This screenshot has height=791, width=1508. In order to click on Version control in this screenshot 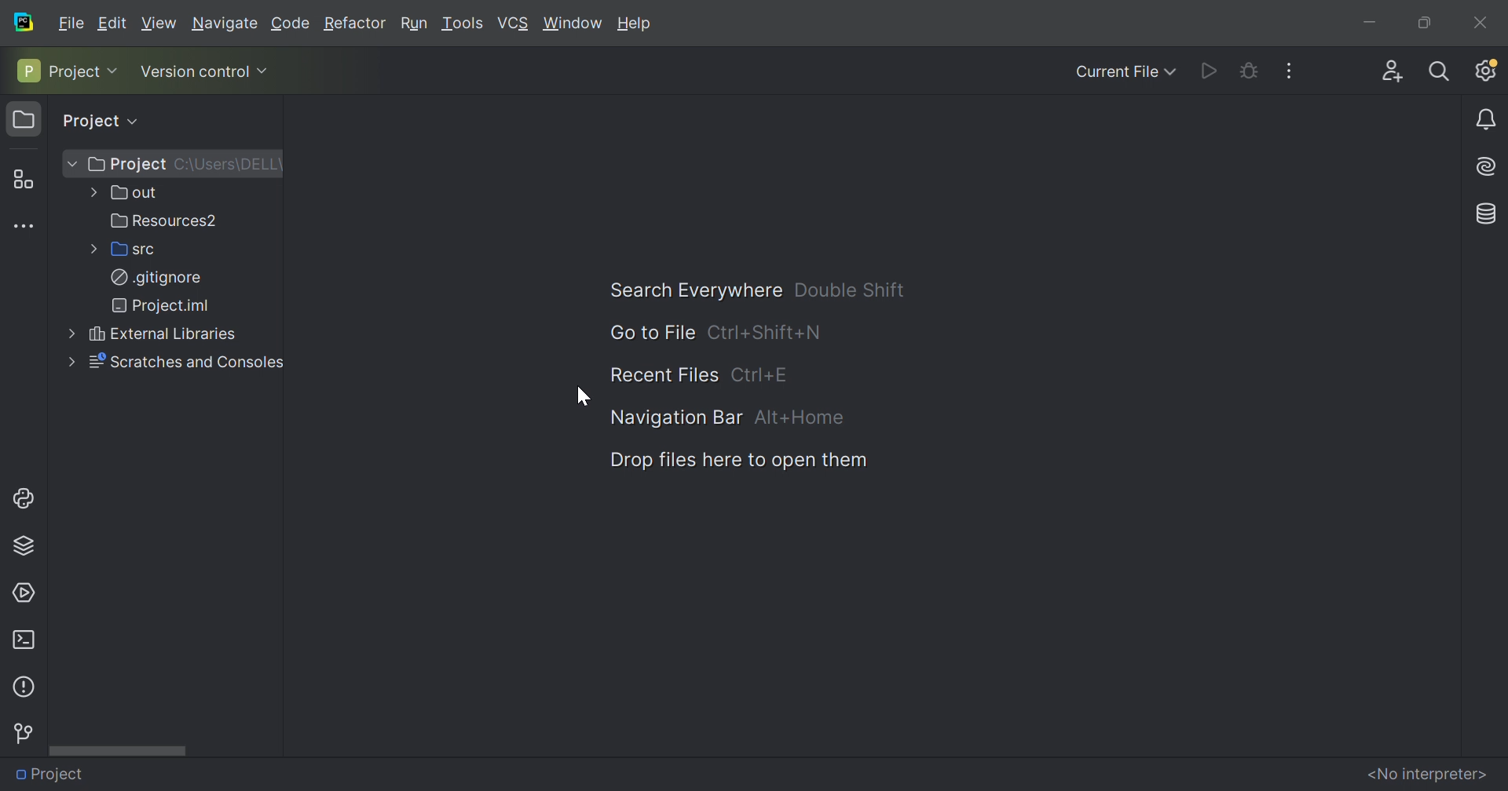, I will do `click(22, 734)`.